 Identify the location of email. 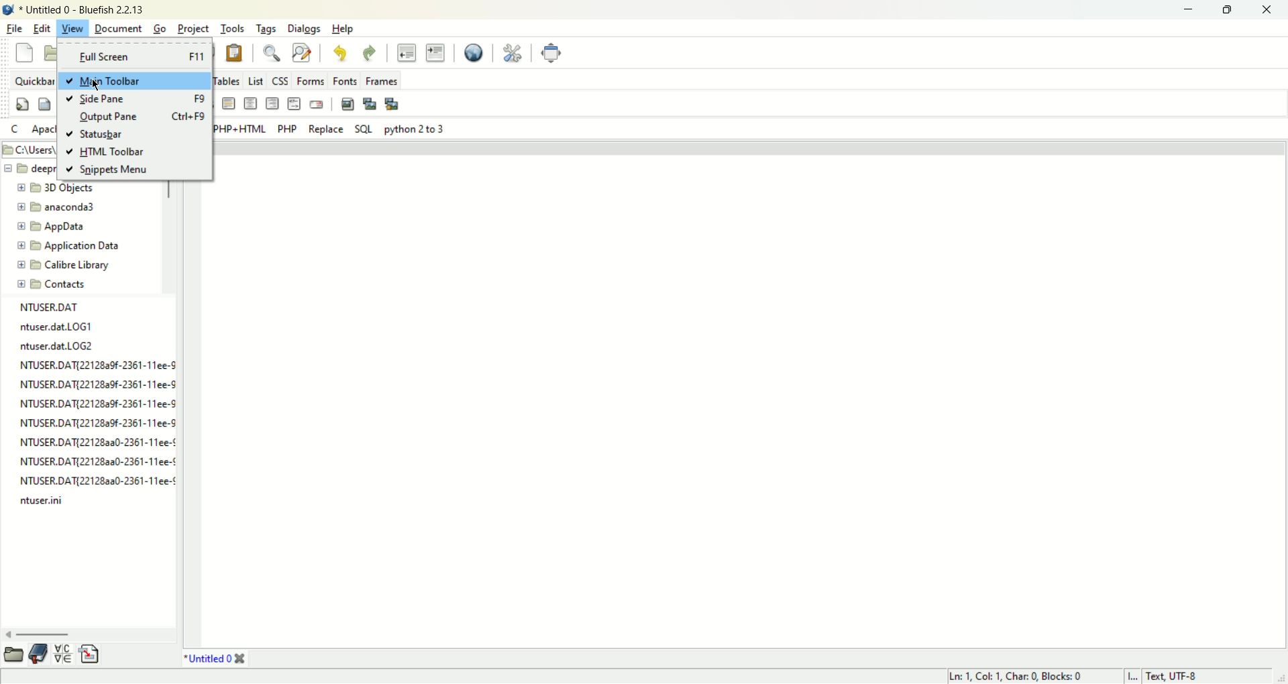
(317, 104).